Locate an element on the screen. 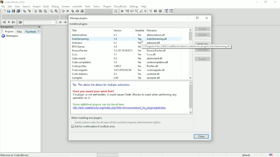 Image resolution: width=280 pixels, height=157 pixels. Yes is located at coordinates (139, 59).